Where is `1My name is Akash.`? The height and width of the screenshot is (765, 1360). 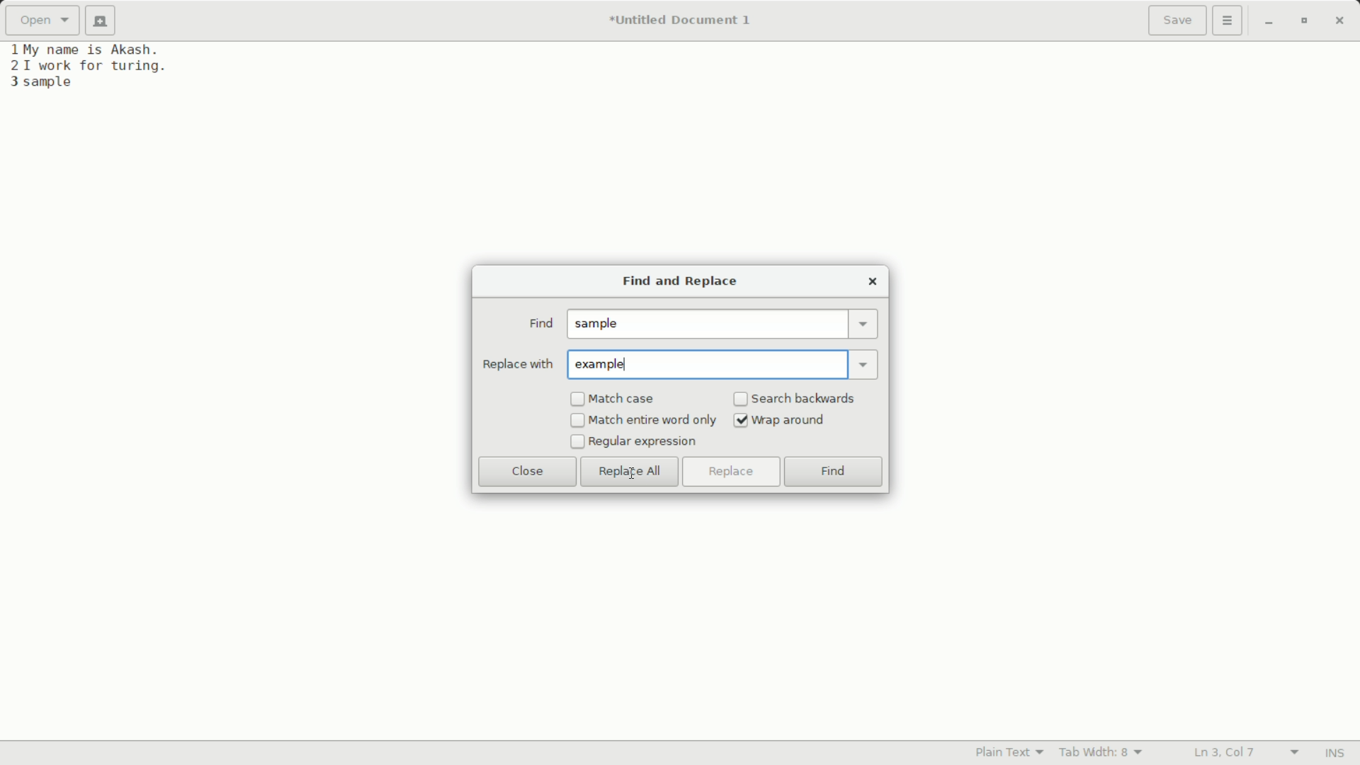
1My name is Akash. is located at coordinates (87, 49).